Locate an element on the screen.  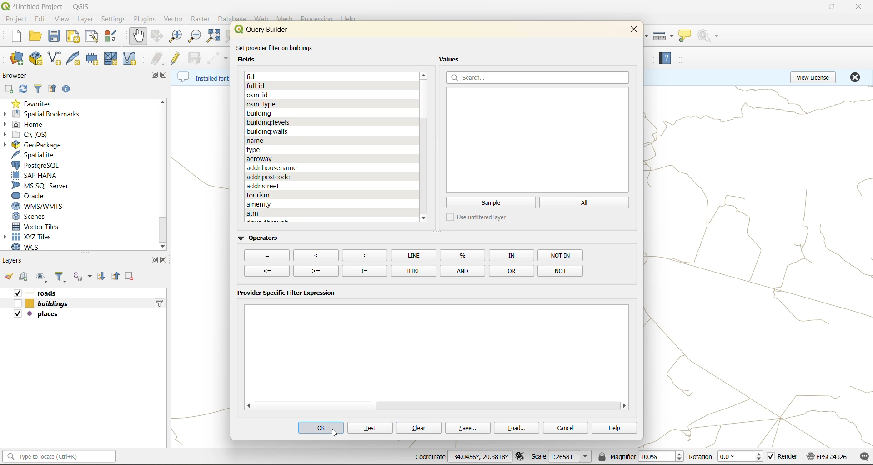
wns is located at coordinates (35, 206).